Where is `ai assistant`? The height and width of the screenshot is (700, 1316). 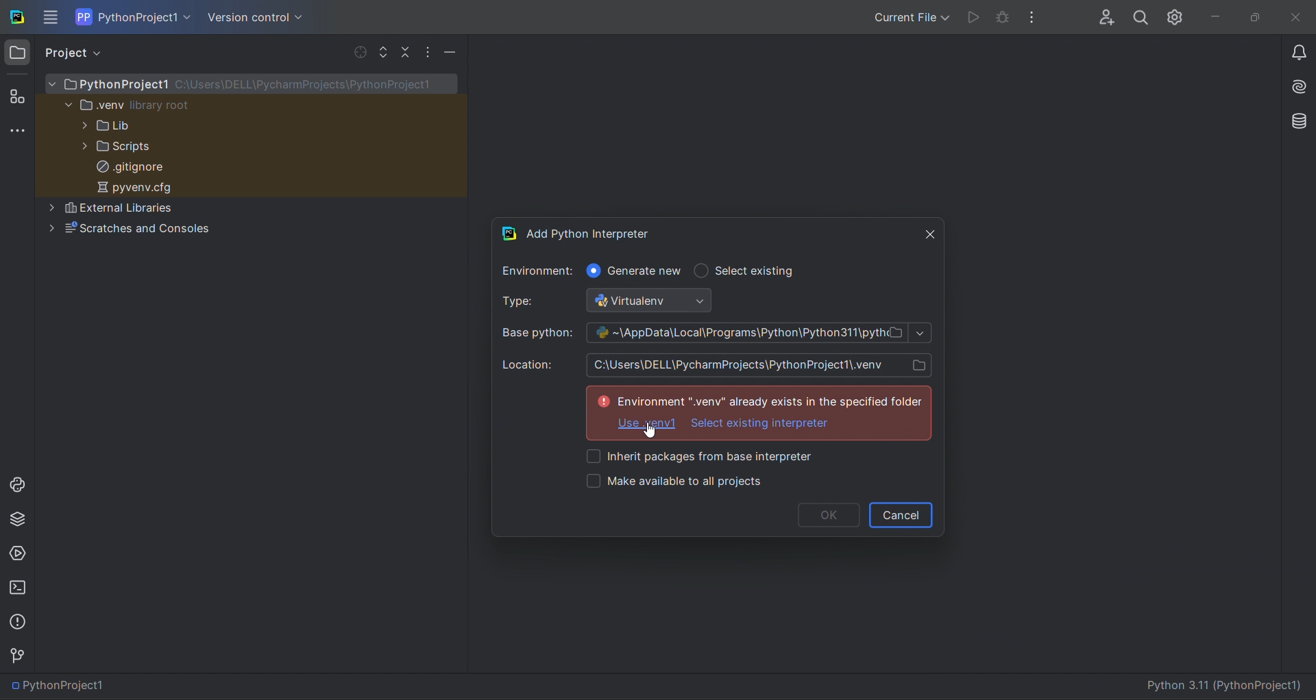 ai assistant is located at coordinates (1294, 88).